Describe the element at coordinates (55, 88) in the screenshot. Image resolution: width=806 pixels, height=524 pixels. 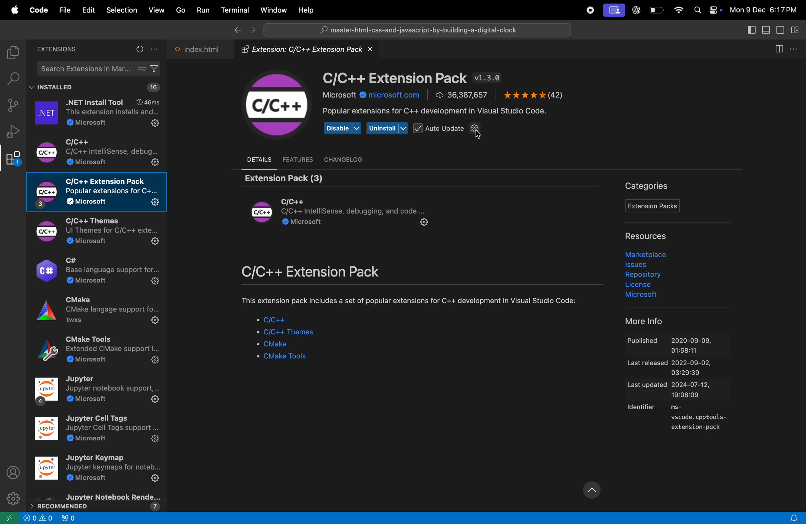
I see `installed` at that location.